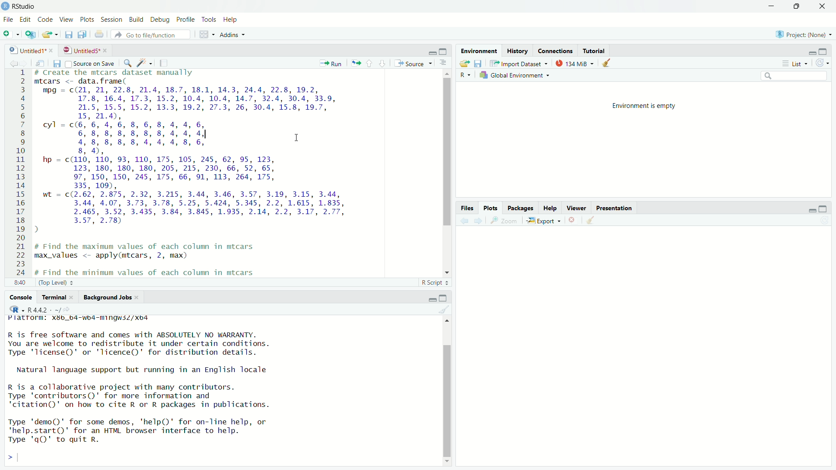 The width and height of the screenshot is (836, 470). What do you see at coordinates (796, 76) in the screenshot?
I see `search` at bounding box center [796, 76].